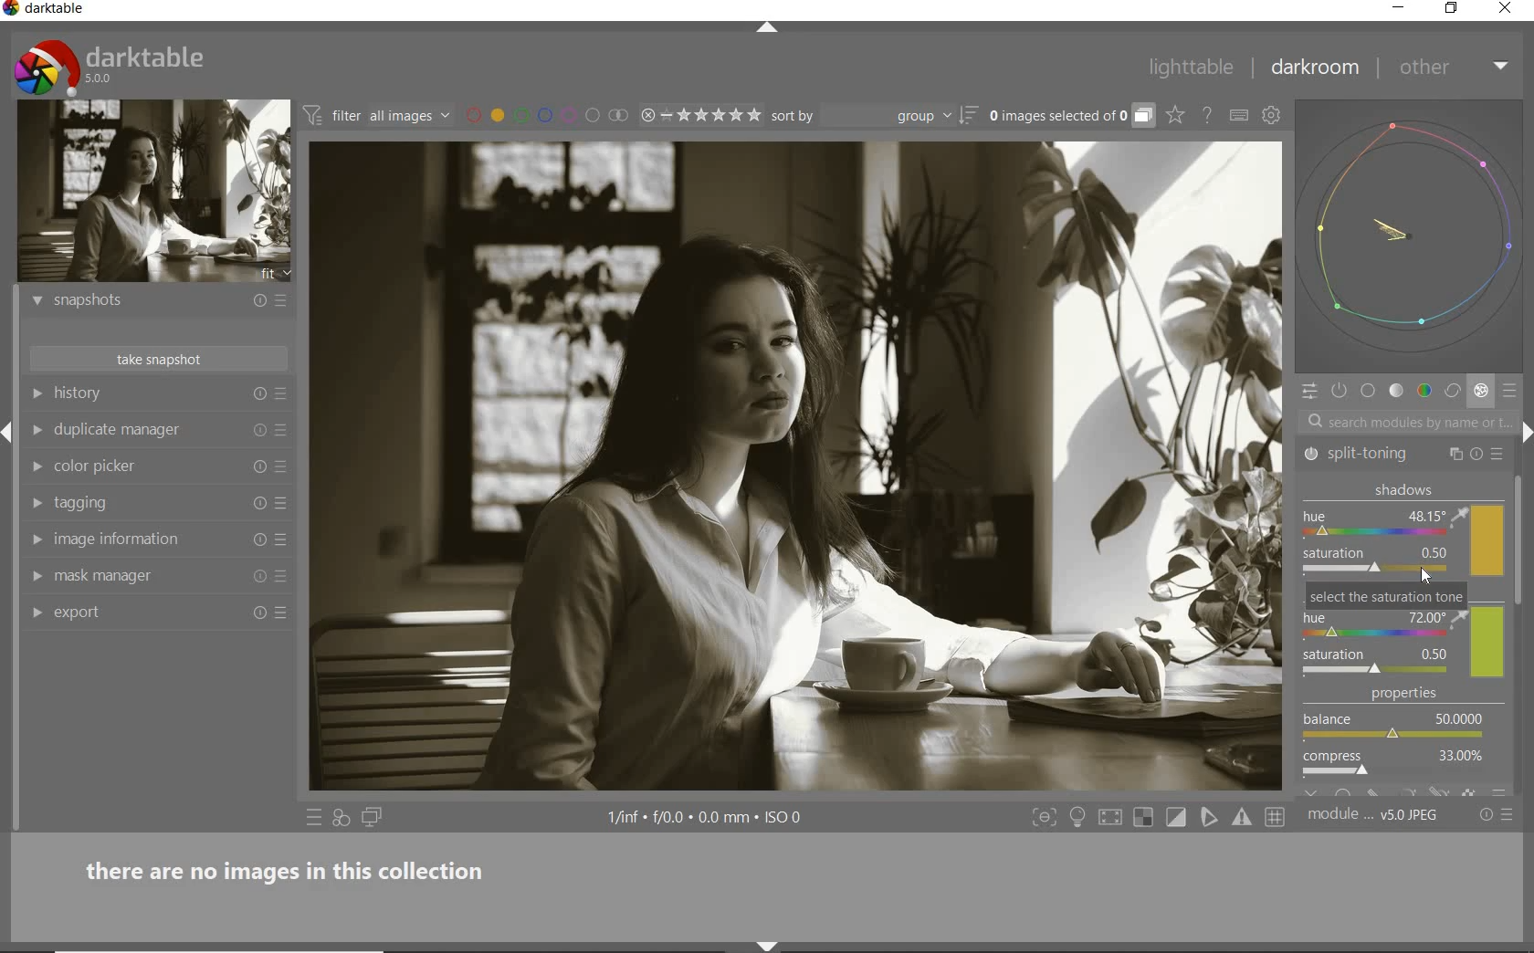 The image size is (1534, 953). Describe the element at coordinates (1369, 393) in the screenshot. I see `base` at that location.